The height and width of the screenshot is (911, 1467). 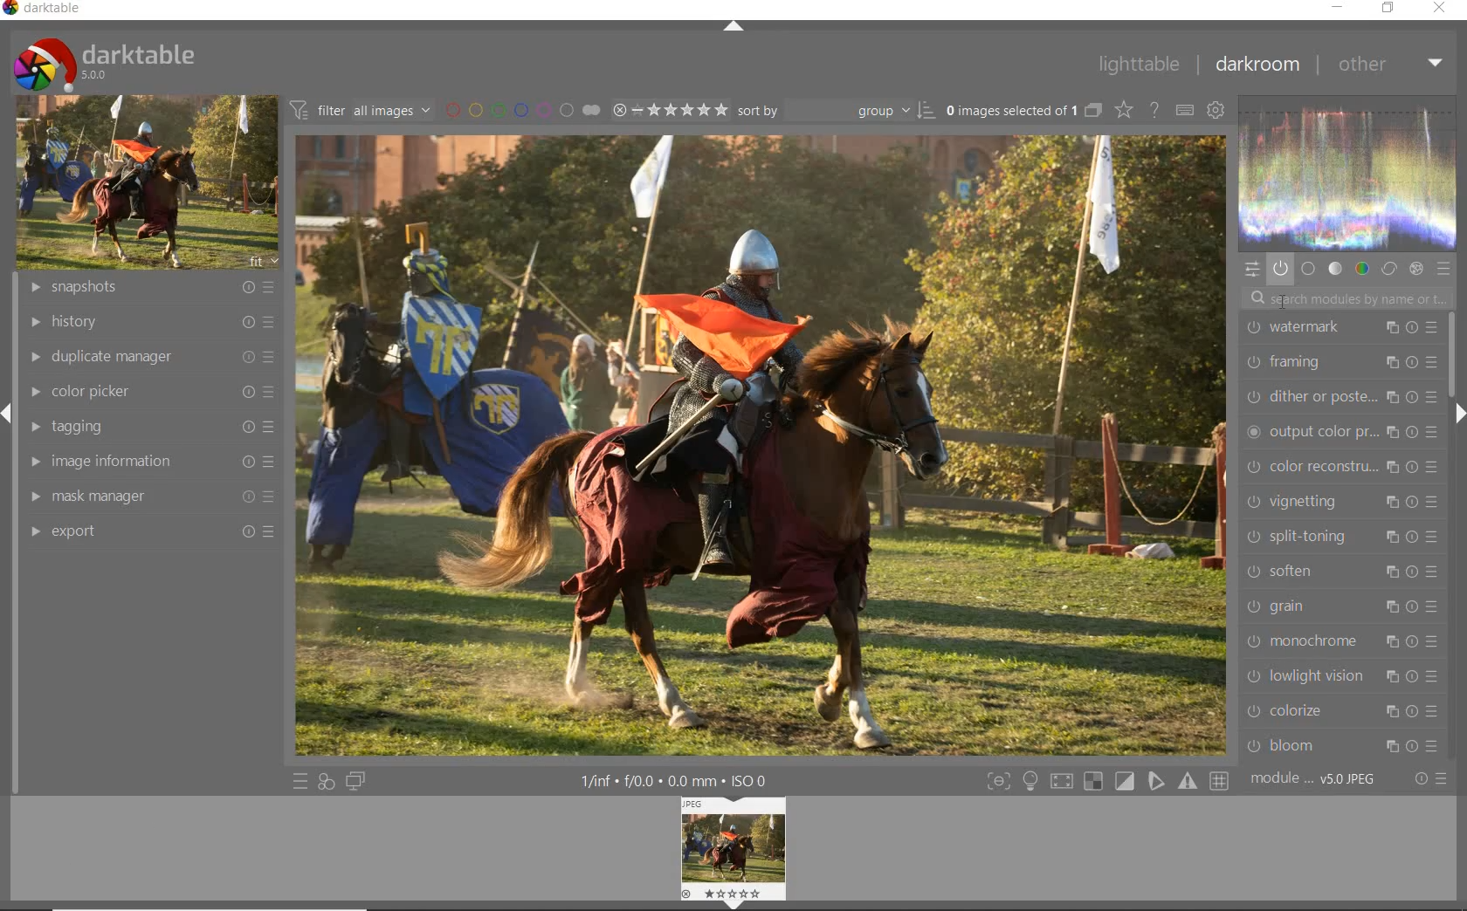 What do you see at coordinates (1280, 270) in the screenshot?
I see `show only active modules` at bounding box center [1280, 270].